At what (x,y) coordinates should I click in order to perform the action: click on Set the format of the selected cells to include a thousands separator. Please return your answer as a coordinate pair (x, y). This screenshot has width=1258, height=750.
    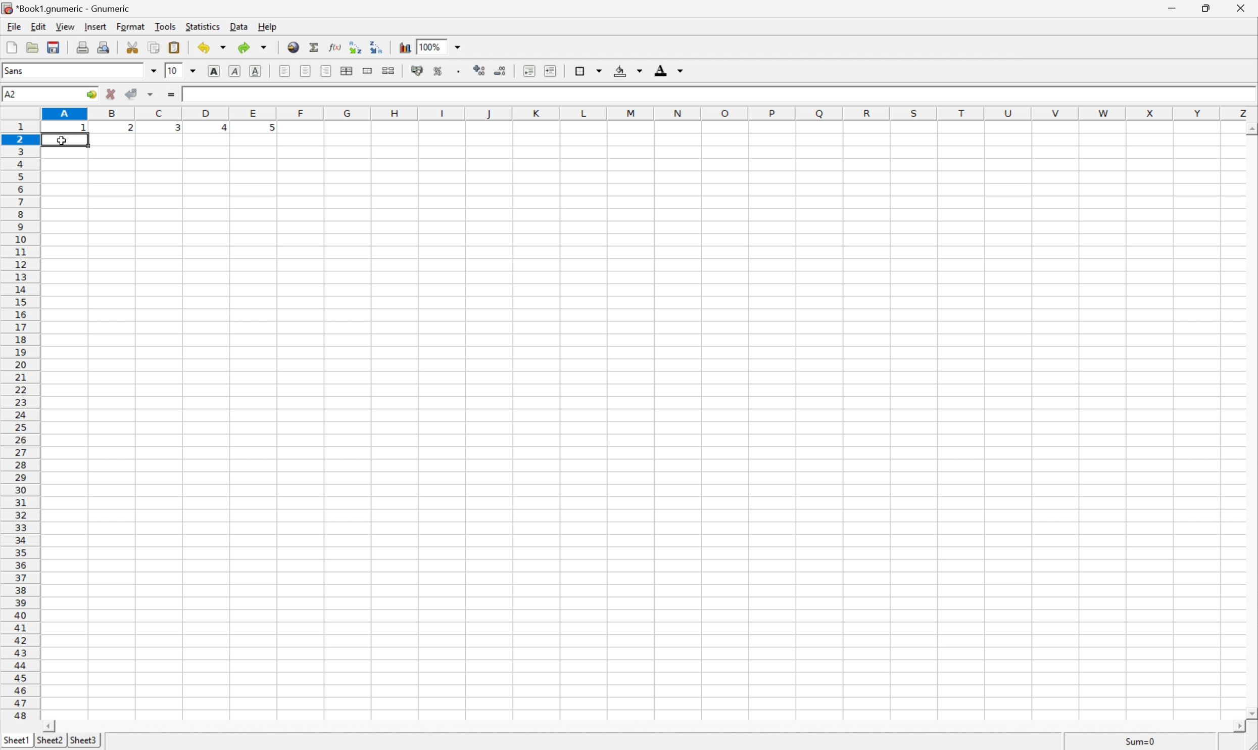
    Looking at the image, I should click on (458, 72).